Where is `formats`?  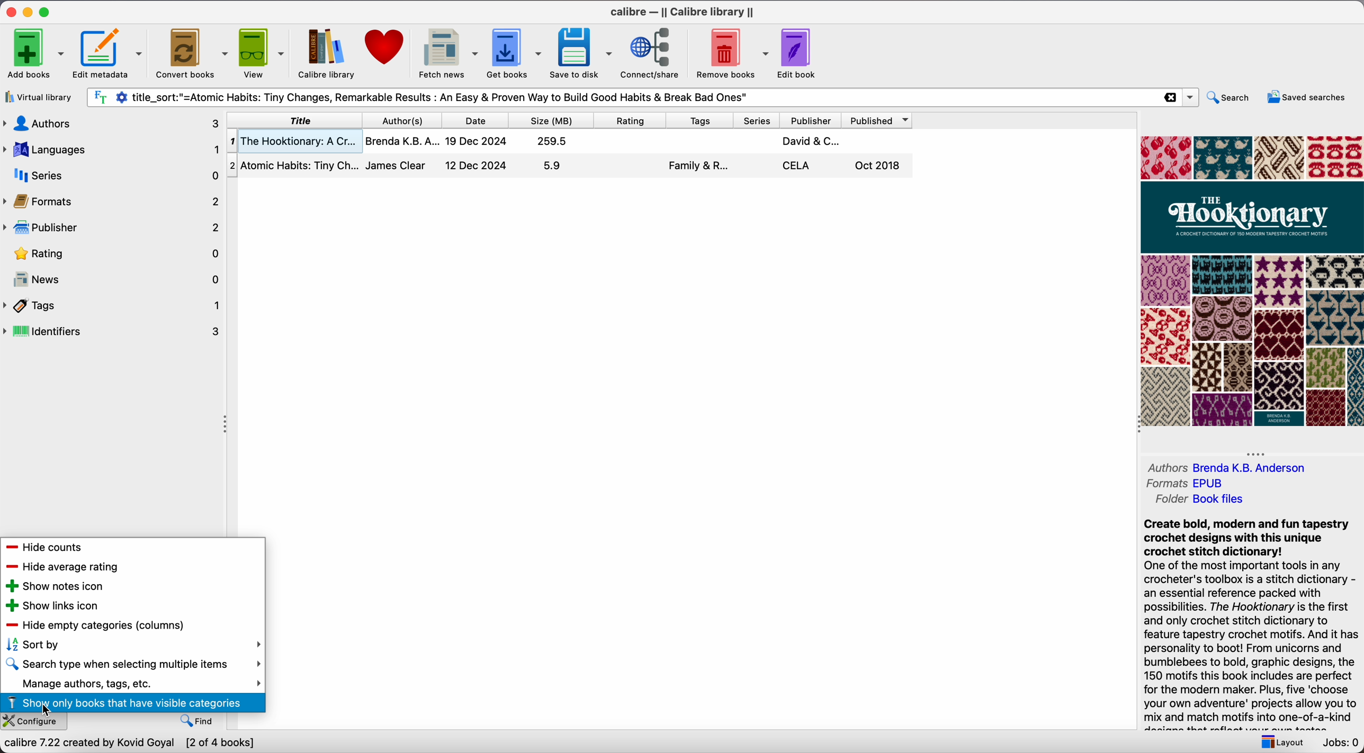 formats is located at coordinates (113, 202).